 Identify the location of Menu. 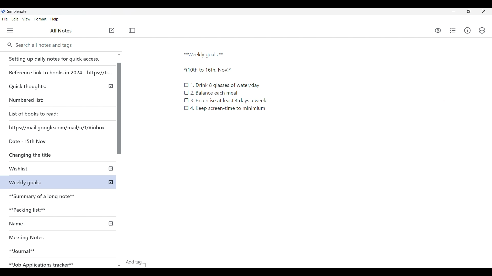
(10, 30).